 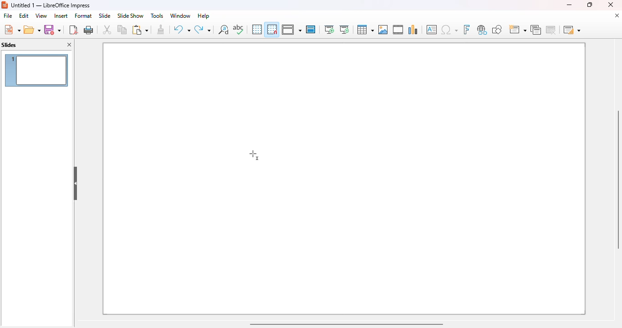 I want to click on close pane, so click(x=70, y=45).